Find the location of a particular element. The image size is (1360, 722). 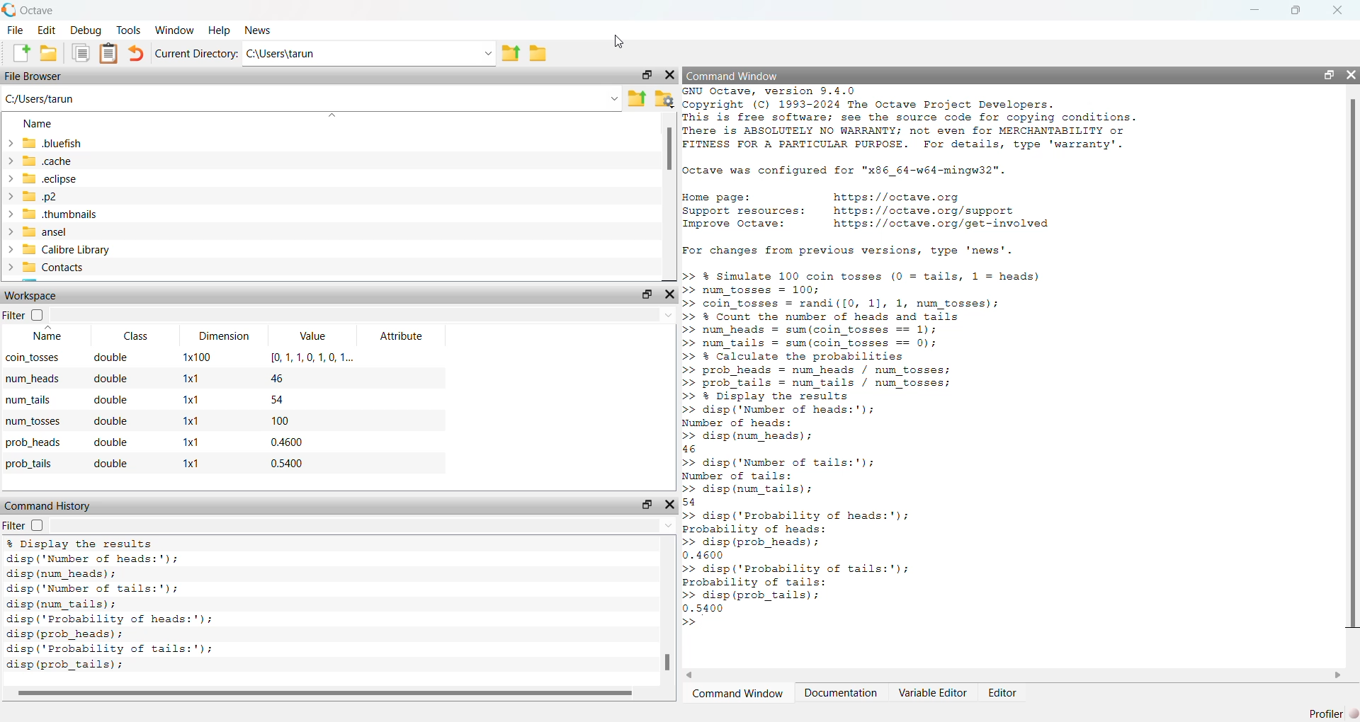

46 is located at coordinates (277, 377).